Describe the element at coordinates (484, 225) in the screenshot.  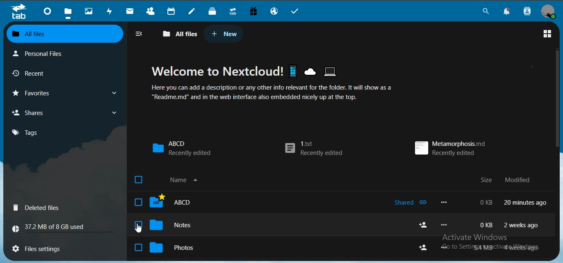
I see `o kb` at that location.